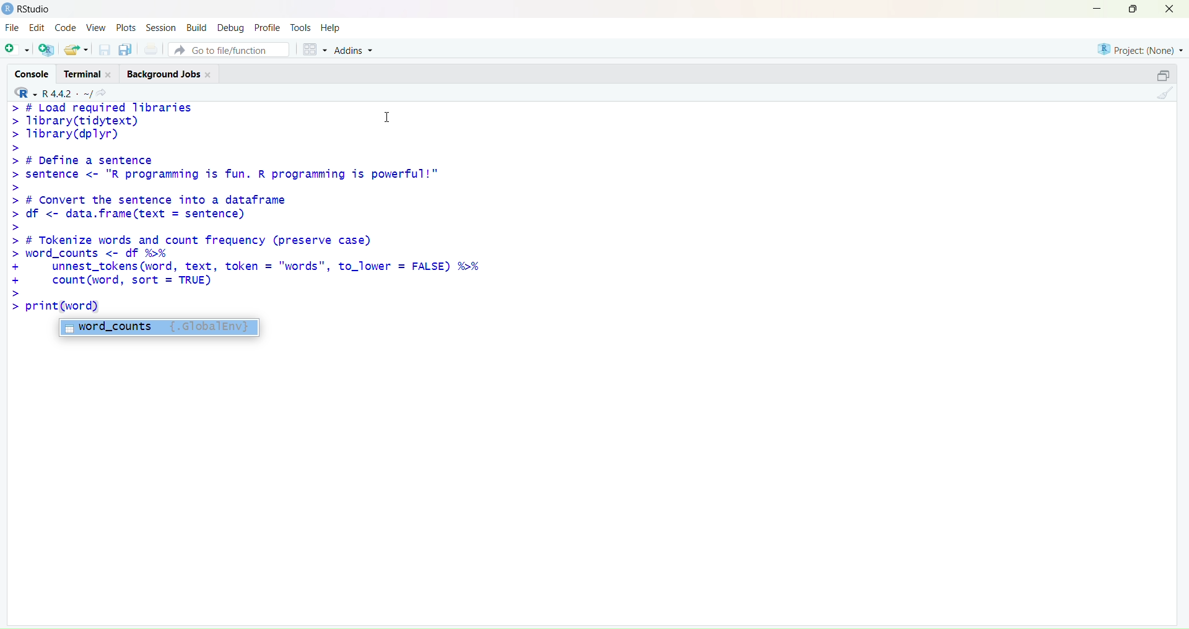 This screenshot has height=629, width=1189. Describe the element at coordinates (232, 28) in the screenshot. I see `debug` at that location.